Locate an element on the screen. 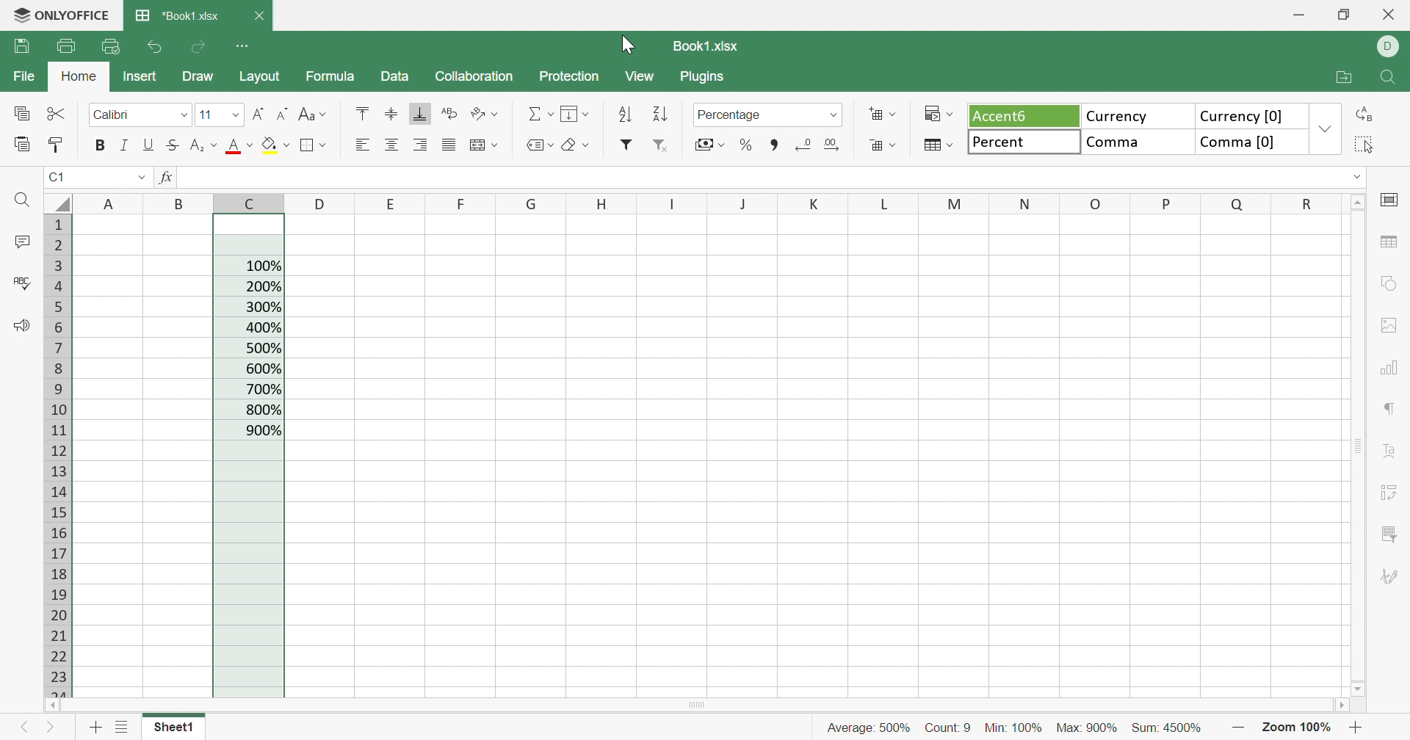  Italic is located at coordinates (126, 146).